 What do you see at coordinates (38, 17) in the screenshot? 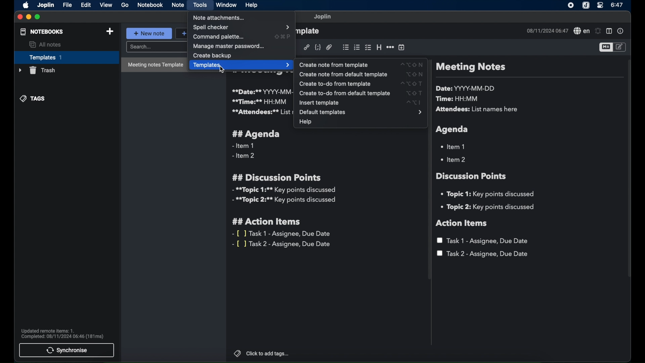
I see `maximize` at bounding box center [38, 17].